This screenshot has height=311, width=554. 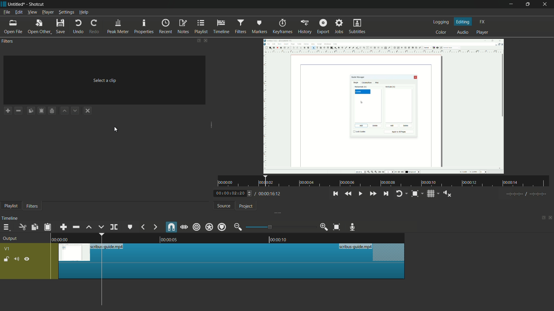 What do you see at coordinates (482, 32) in the screenshot?
I see `player` at bounding box center [482, 32].